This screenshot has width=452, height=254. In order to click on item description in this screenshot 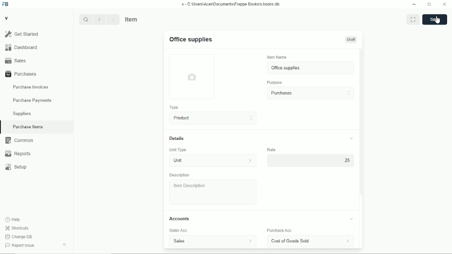, I will do `click(213, 192)`.